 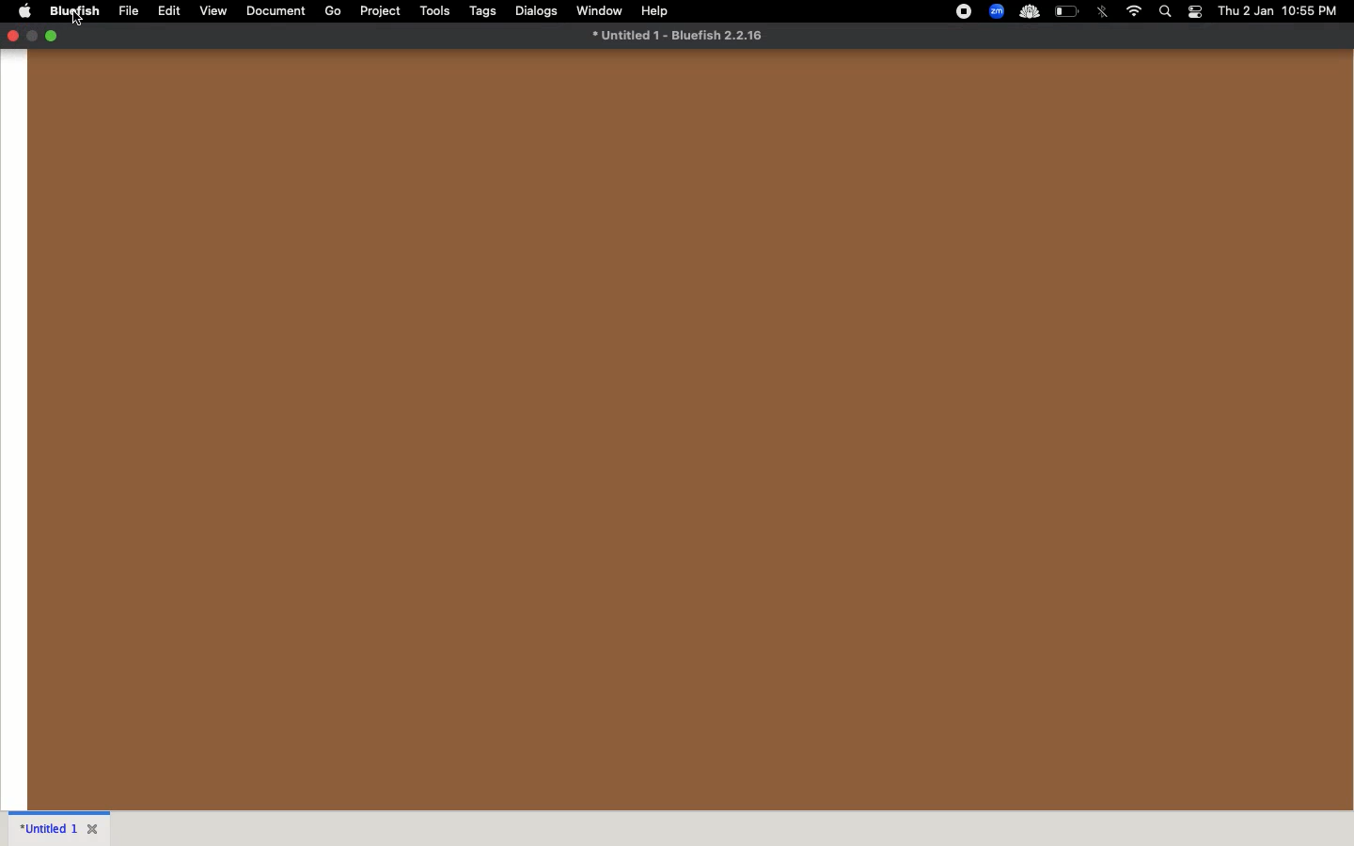 I want to click on tools, so click(x=435, y=9).